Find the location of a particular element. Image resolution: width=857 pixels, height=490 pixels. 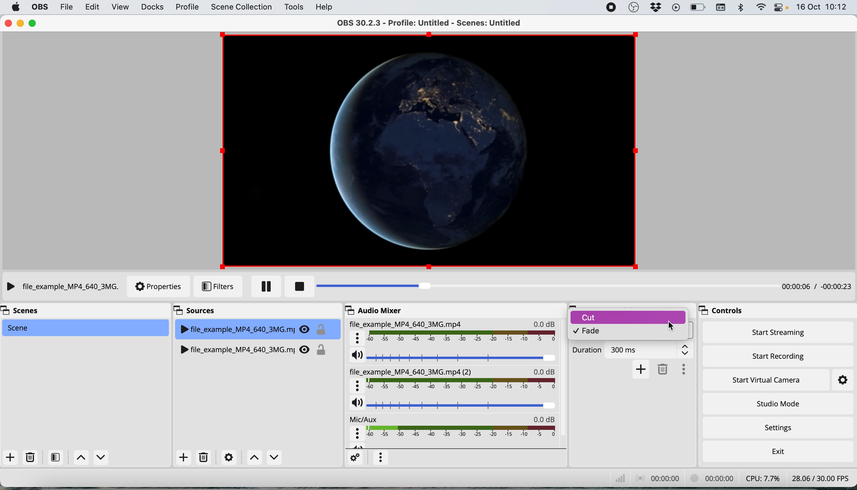

start streaming is located at coordinates (776, 334).